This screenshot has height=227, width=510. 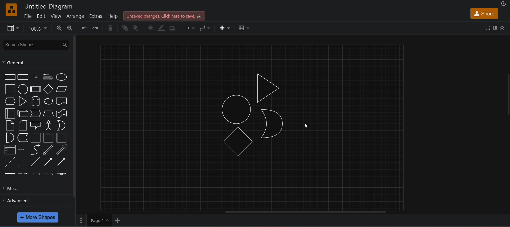 What do you see at coordinates (503, 27) in the screenshot?
I see `collapase/expand` at bounding box center [503, 27].